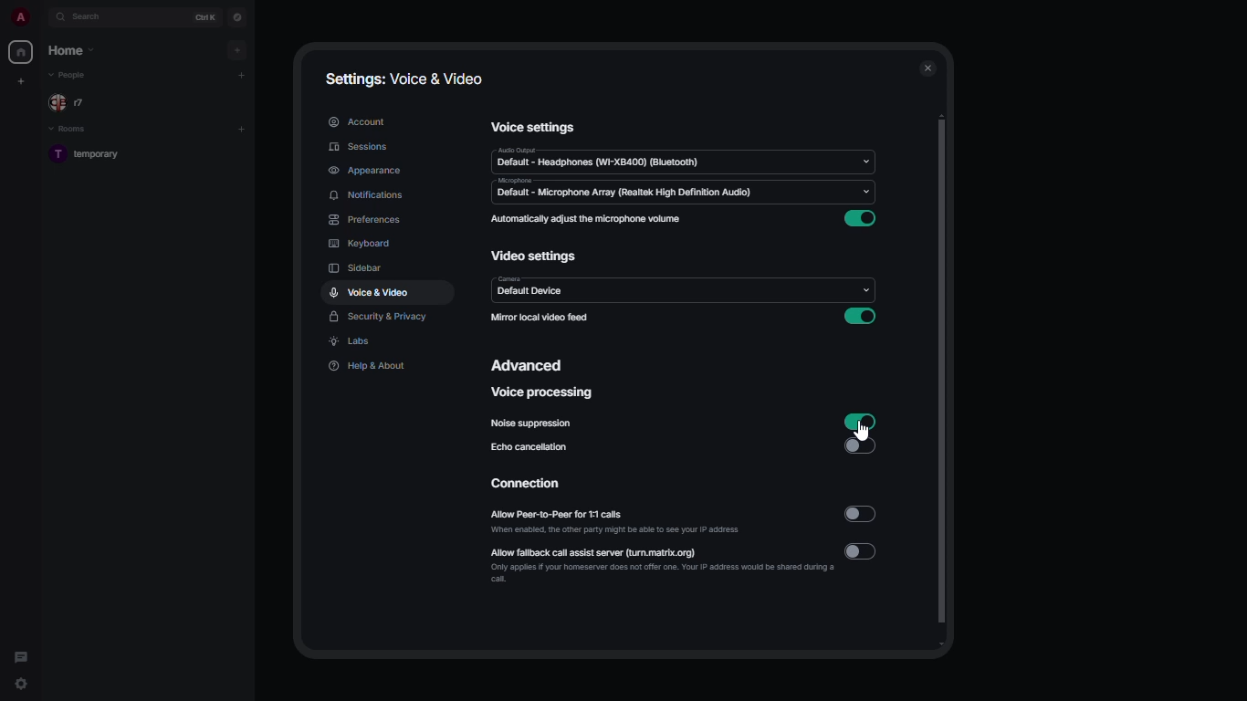  Describe the element at coordinates (44, 17) in the screenshot. I see `expand` at that location.